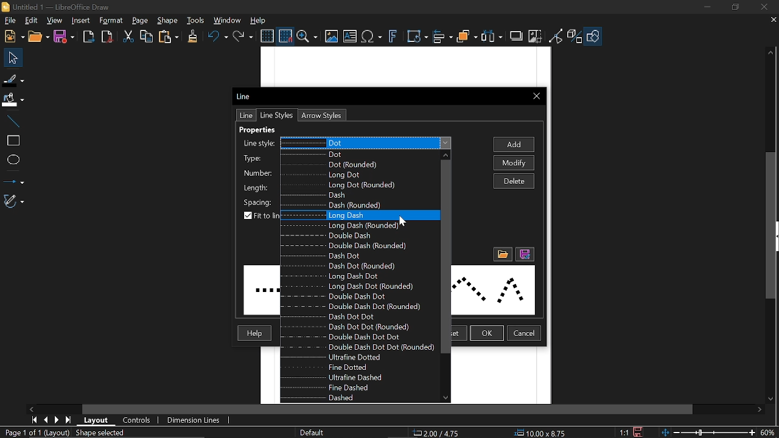 The width and height of the screenshot is (779, 438). I want to click on Display grid, so click(267, 36).